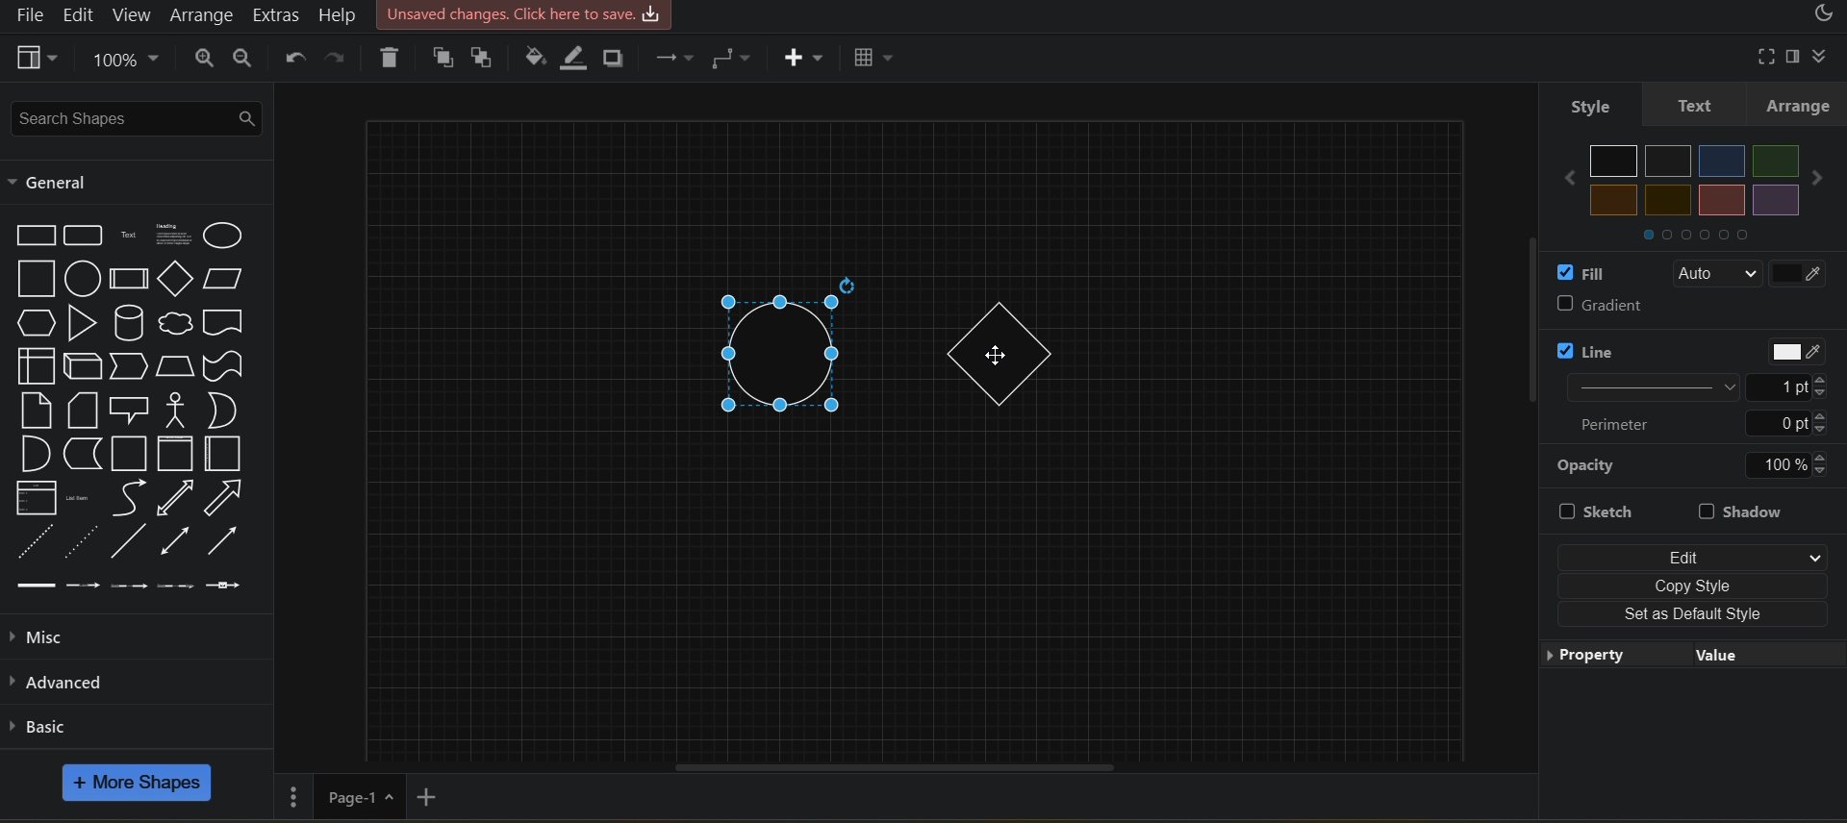  Describe the element at coordinates (176, 409) in the screenshot. I see `Actor` at that location.